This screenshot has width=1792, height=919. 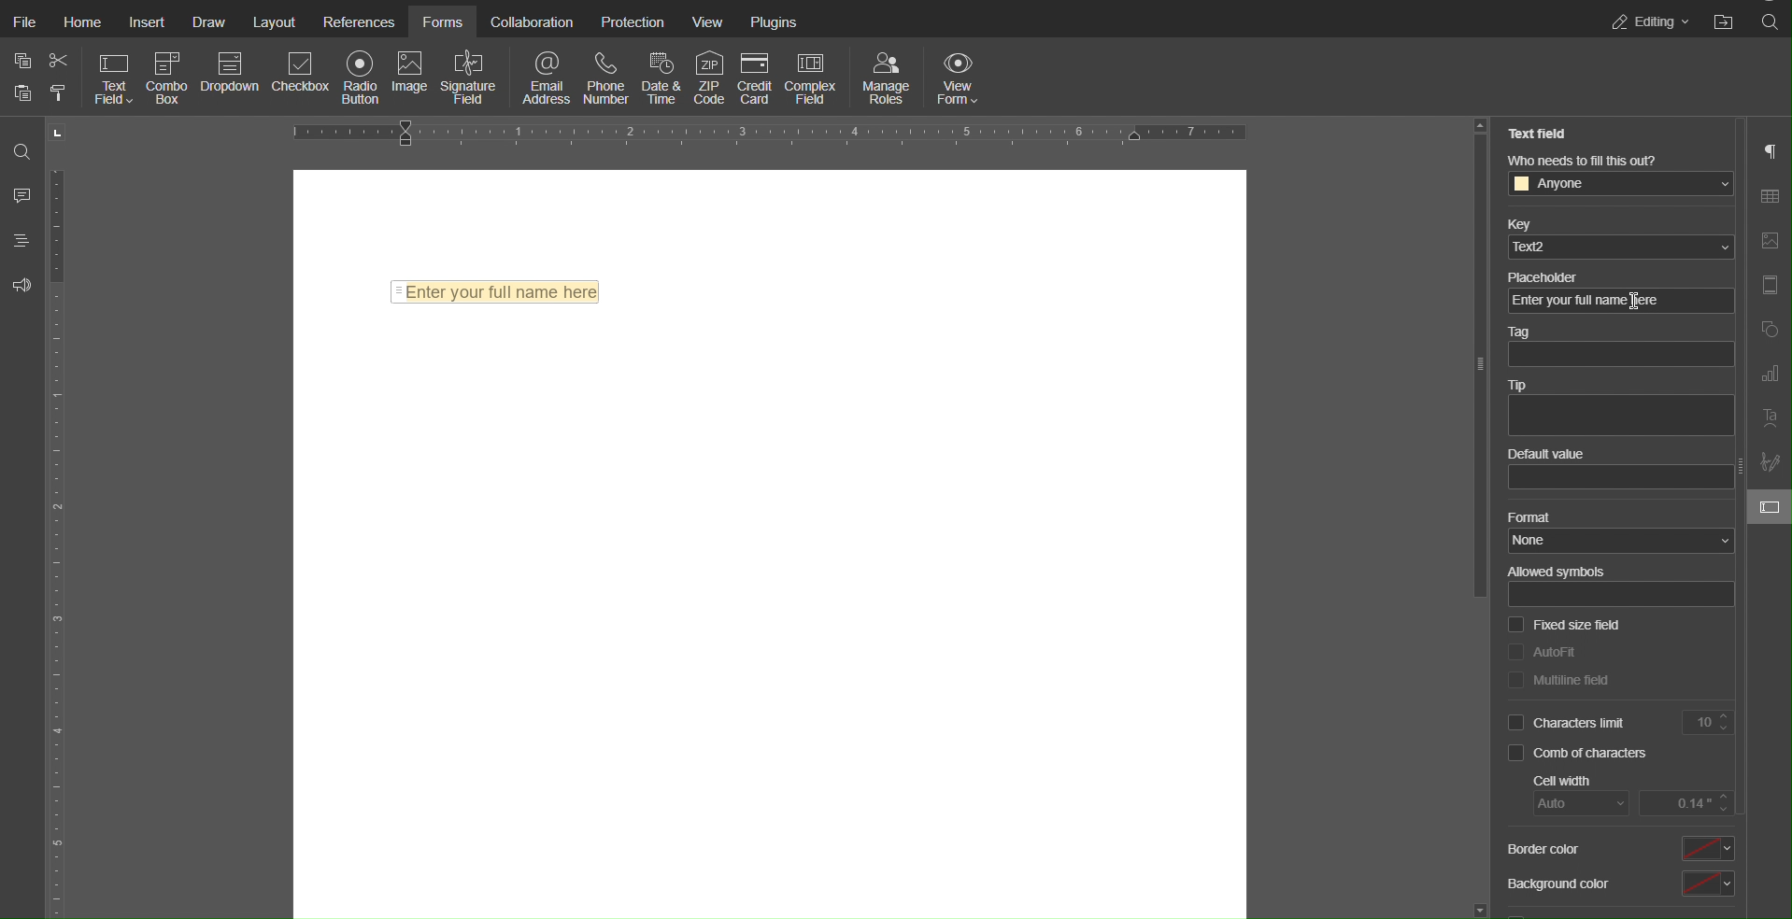 I want to click on Signature, so click(x=468, y=78).